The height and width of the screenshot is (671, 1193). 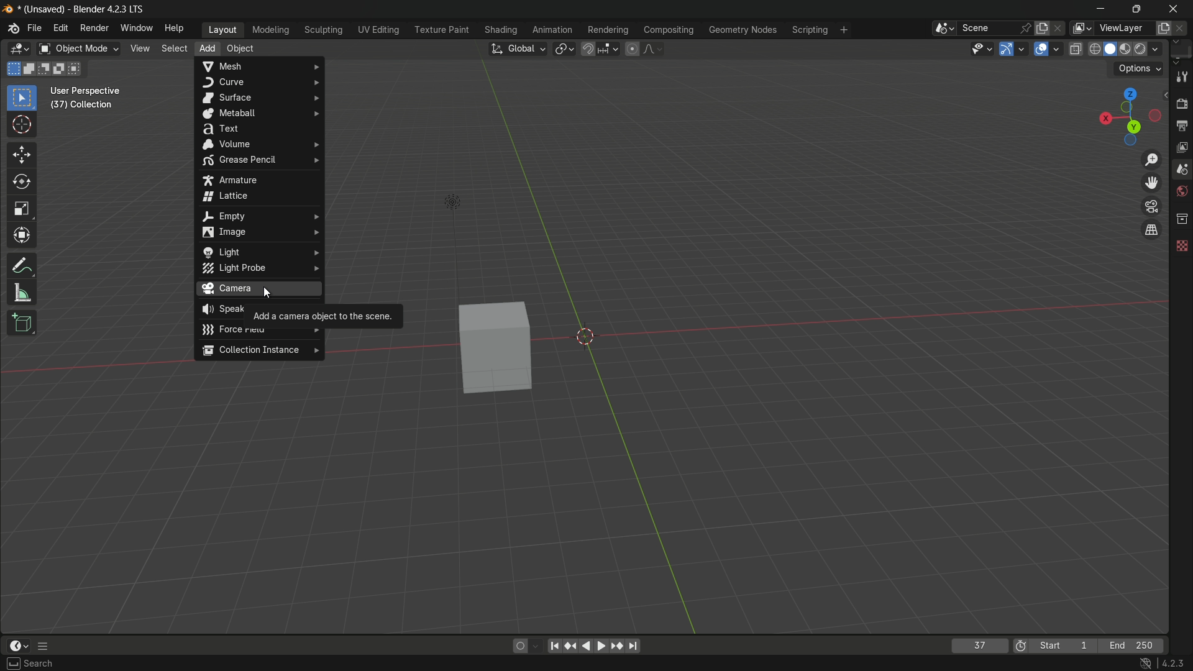 What do you see at coordinates (667, 30) in the screenshot?
I see `compositing menu` at bounding box center [667, 30].